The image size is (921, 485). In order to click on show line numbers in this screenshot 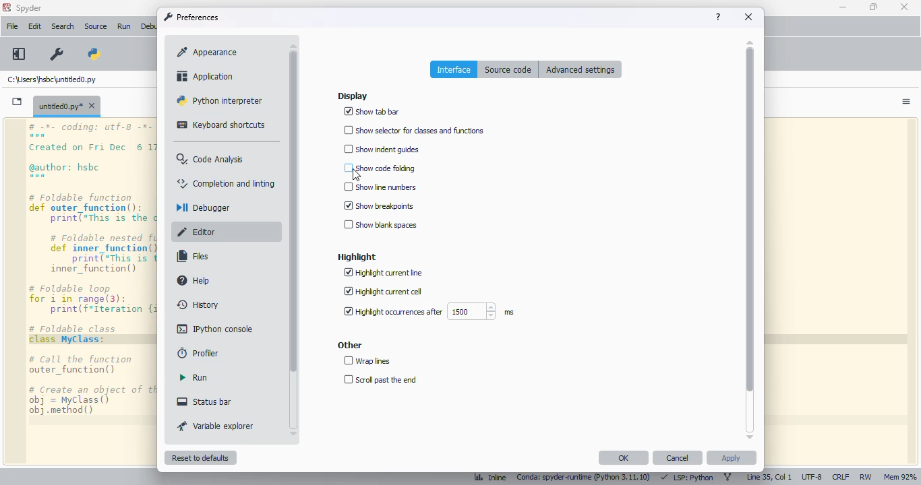, I will do `click(380, 187)`.